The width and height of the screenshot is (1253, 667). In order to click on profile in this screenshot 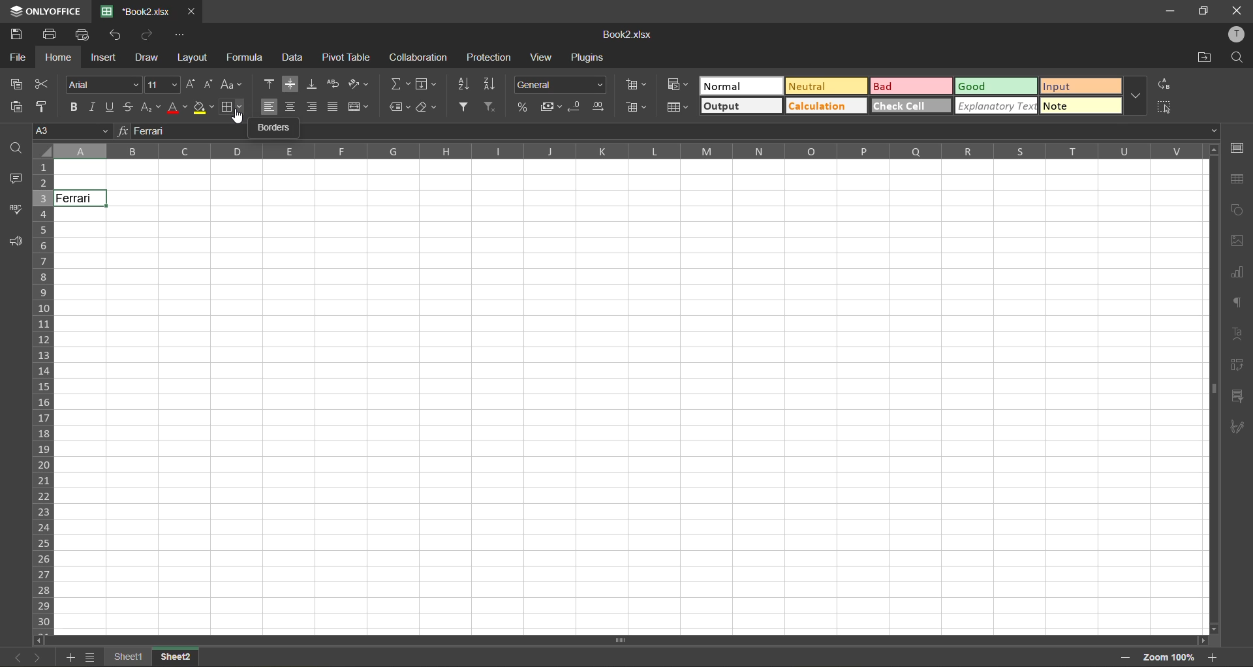, I will do `click(1235, 35)`.